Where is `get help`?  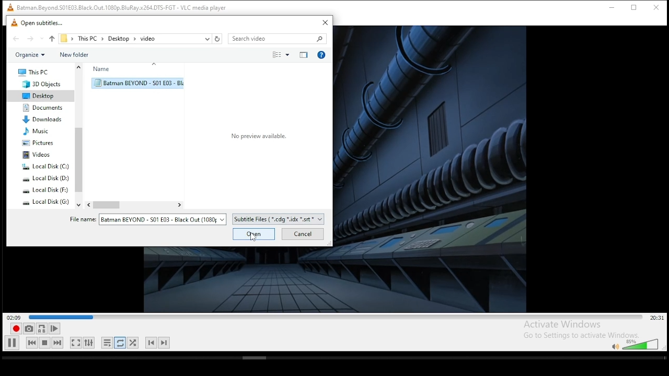
get help is located at coordinates (321, 55).